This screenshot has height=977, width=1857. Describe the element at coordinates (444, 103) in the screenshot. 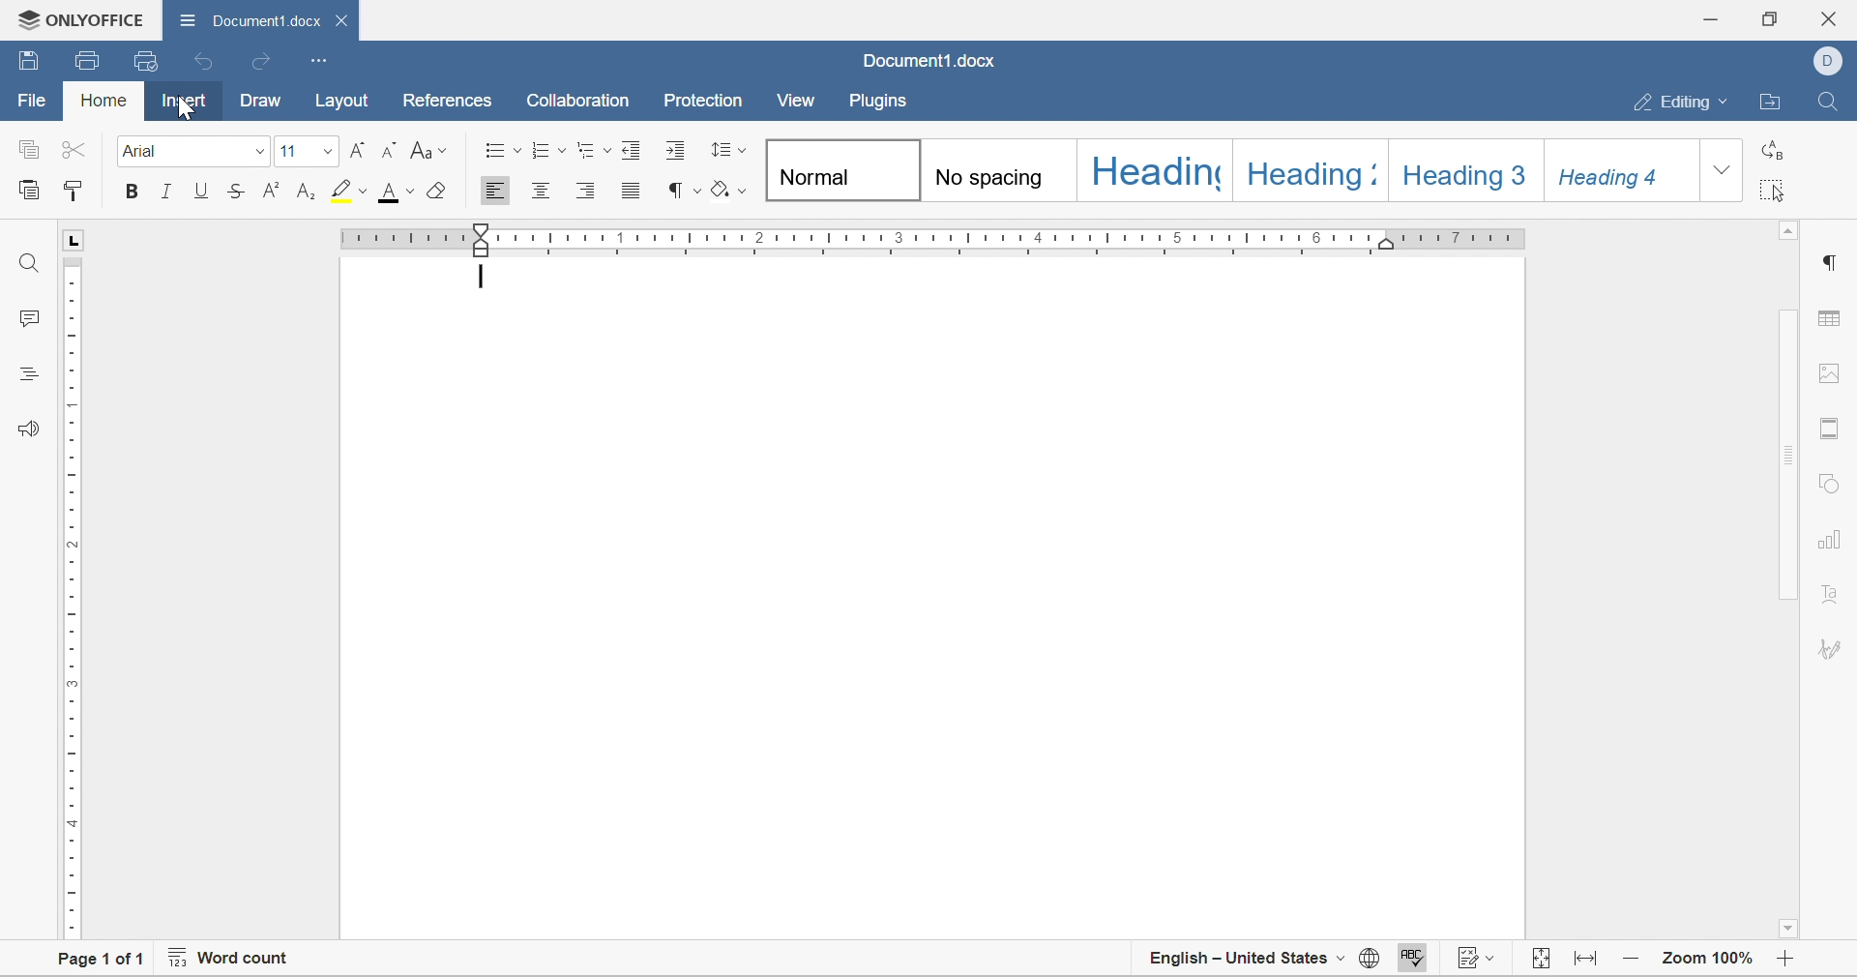

I see `References` at that location.